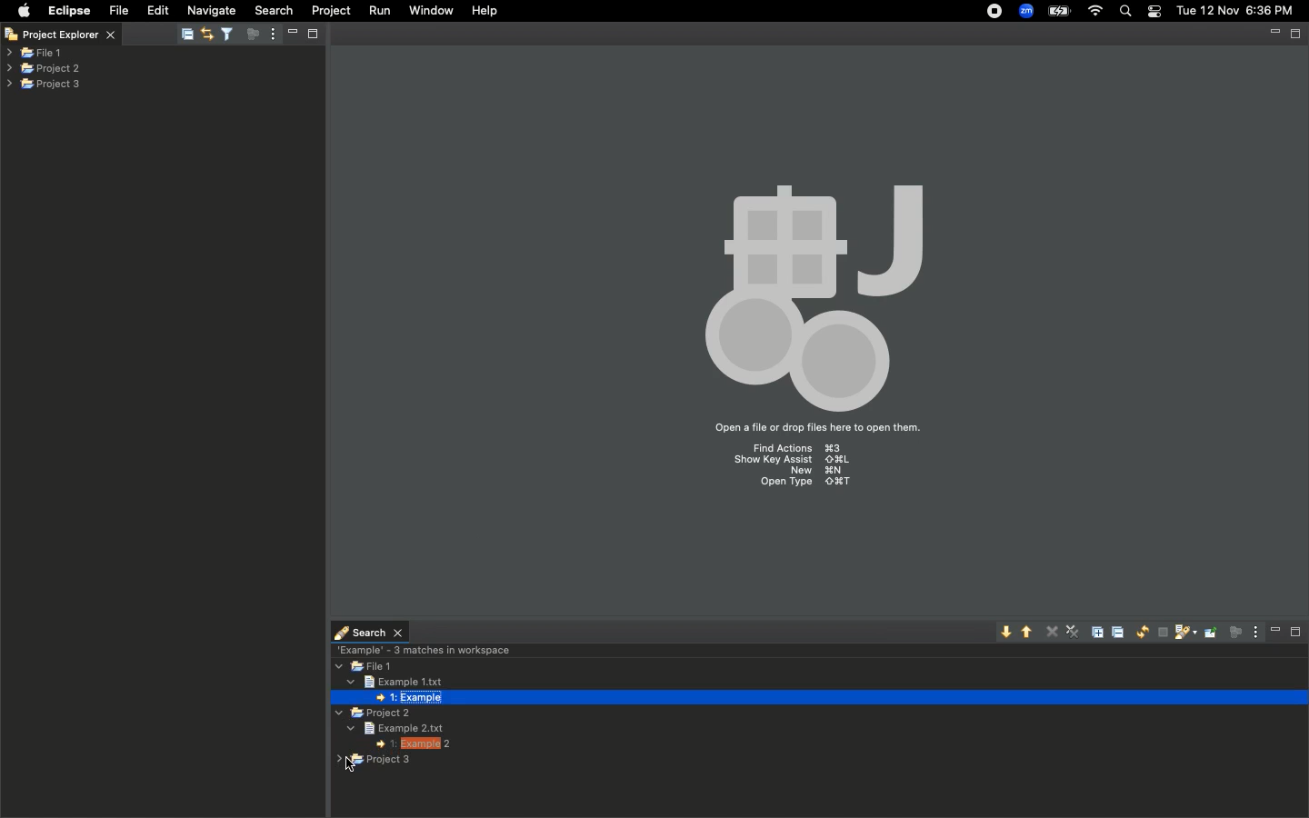 This screenshot has height=818, width=1309. I want to click on Project explorer, so click(73, 34).